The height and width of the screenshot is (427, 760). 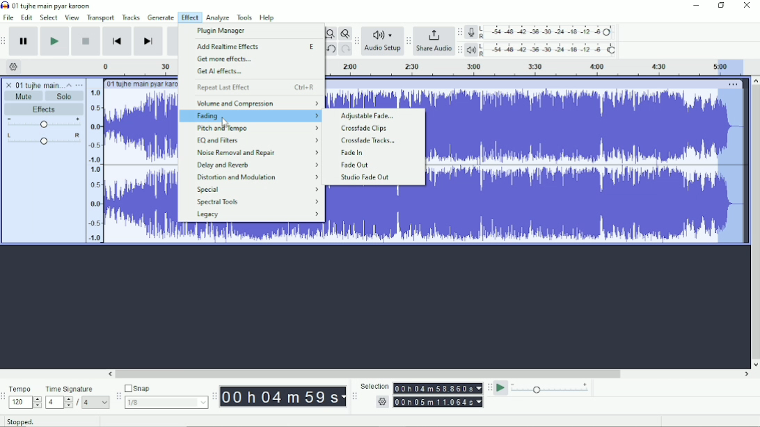 I want to click on Effects, so click(x=44, y=109).